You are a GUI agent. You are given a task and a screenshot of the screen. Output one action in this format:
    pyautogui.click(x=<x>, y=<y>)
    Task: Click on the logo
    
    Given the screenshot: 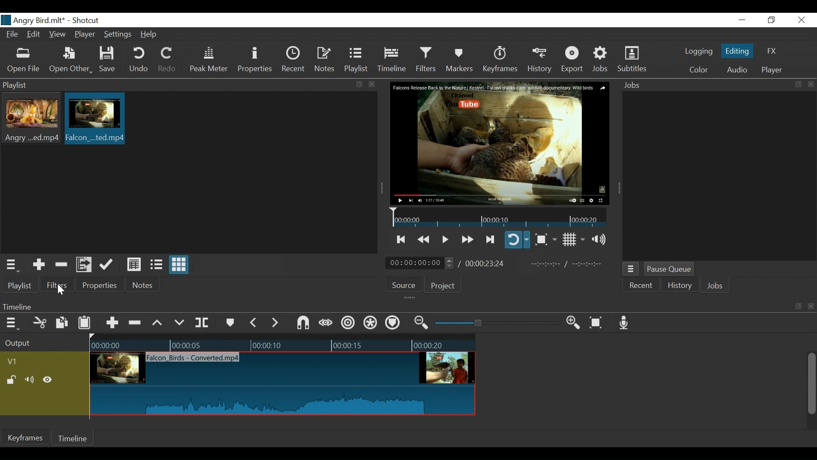 What is the action you would take?
    pyautogui.click(x=6, y=20)
    